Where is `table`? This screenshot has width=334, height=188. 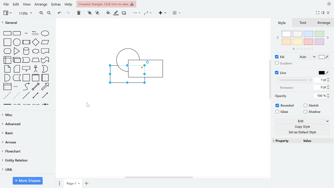 table is located at coordinates (177, 14).